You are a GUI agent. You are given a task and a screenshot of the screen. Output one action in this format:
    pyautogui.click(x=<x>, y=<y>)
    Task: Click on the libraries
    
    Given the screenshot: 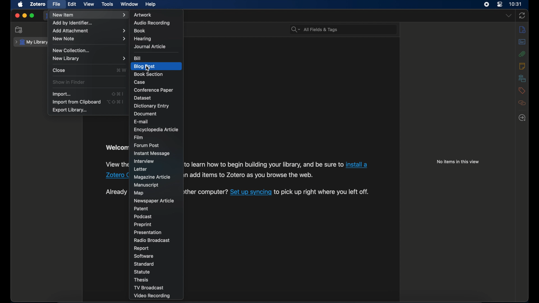 What is the action you would take?
    pyautogui.click(x=522, y=78)
    